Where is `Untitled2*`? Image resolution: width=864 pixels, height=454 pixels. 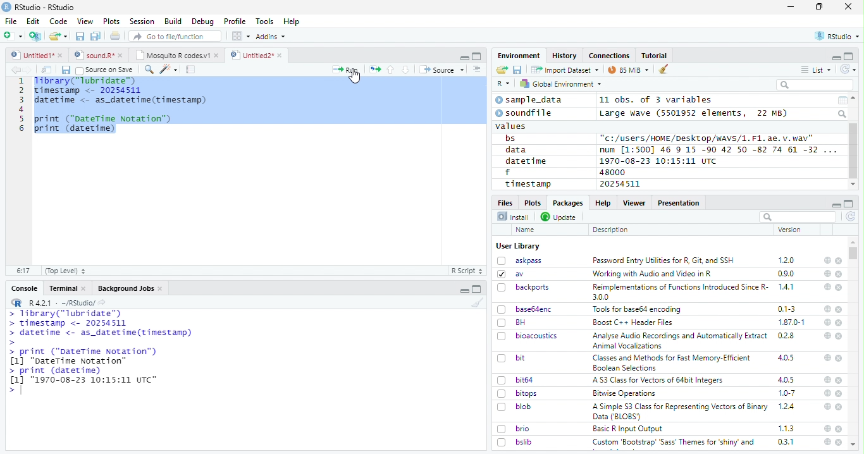
Untitled2* is located at coordinates (259, 56).